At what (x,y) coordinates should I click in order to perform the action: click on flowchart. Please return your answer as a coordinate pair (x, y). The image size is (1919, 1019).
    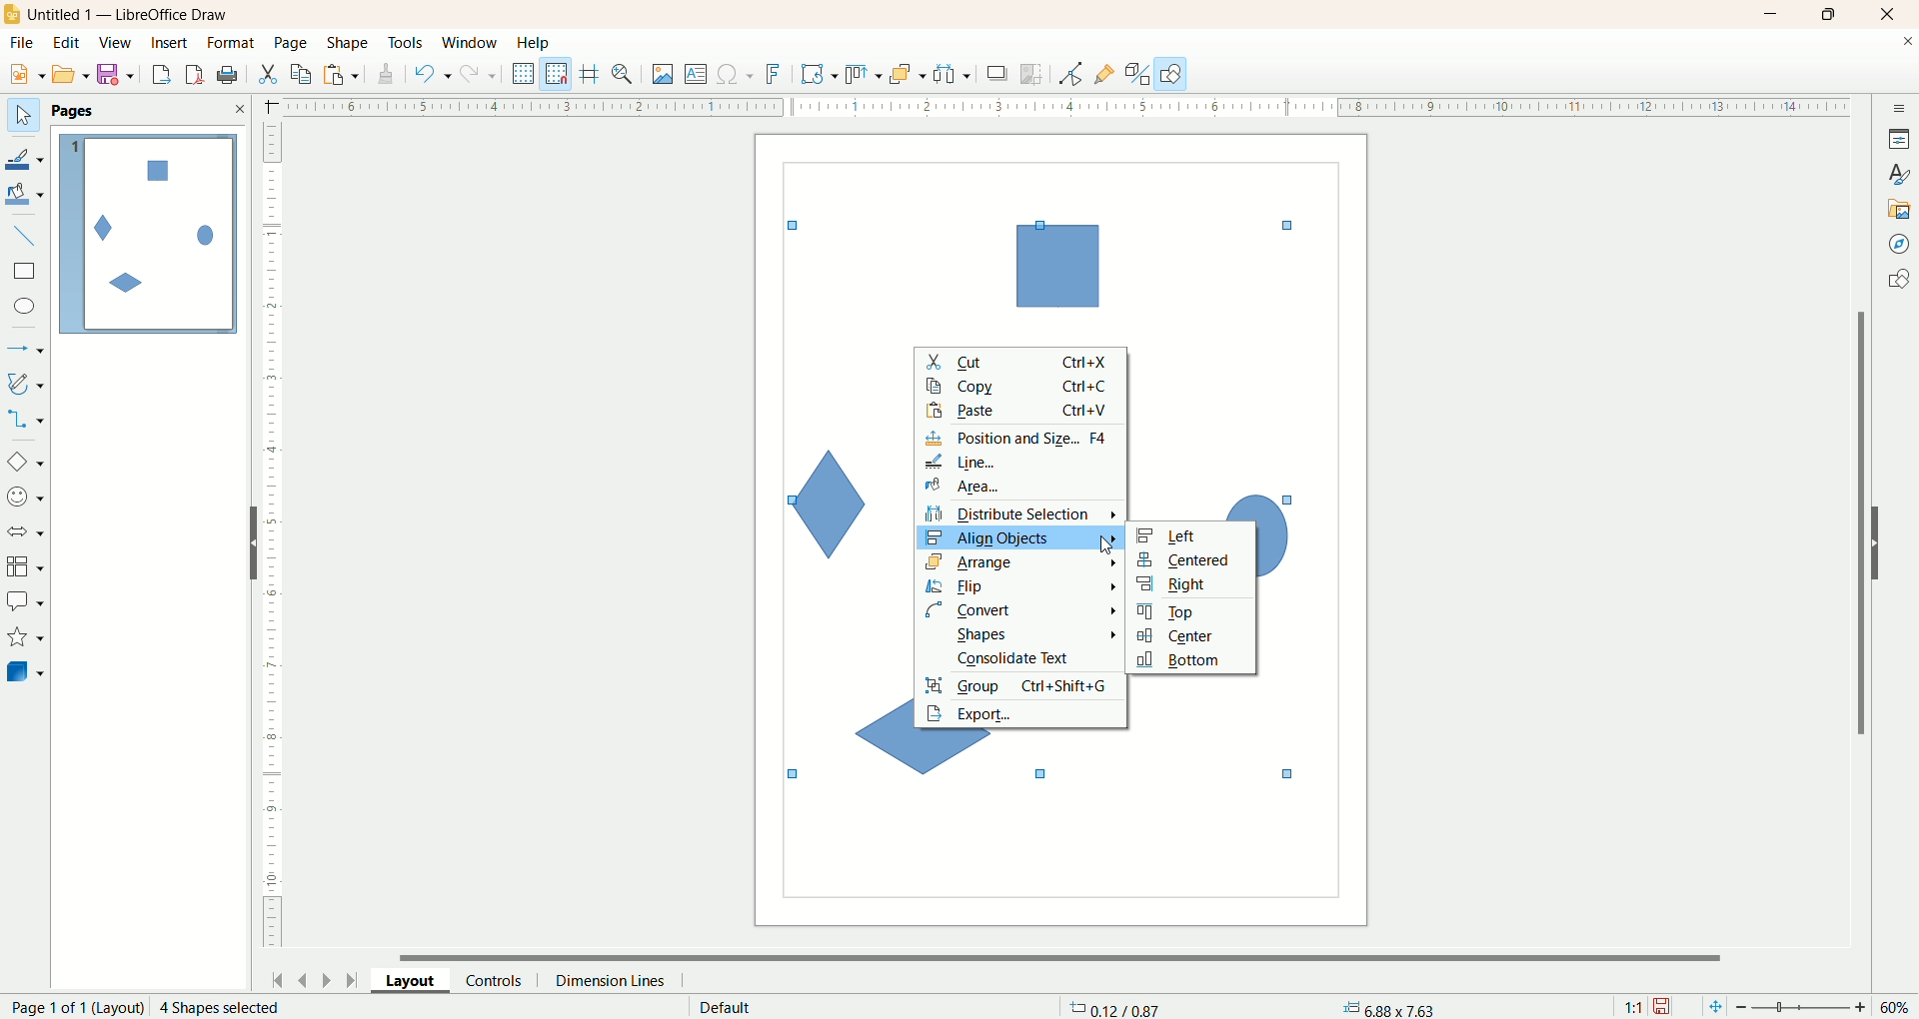
    Looking at the image, I should click on (26, 567).